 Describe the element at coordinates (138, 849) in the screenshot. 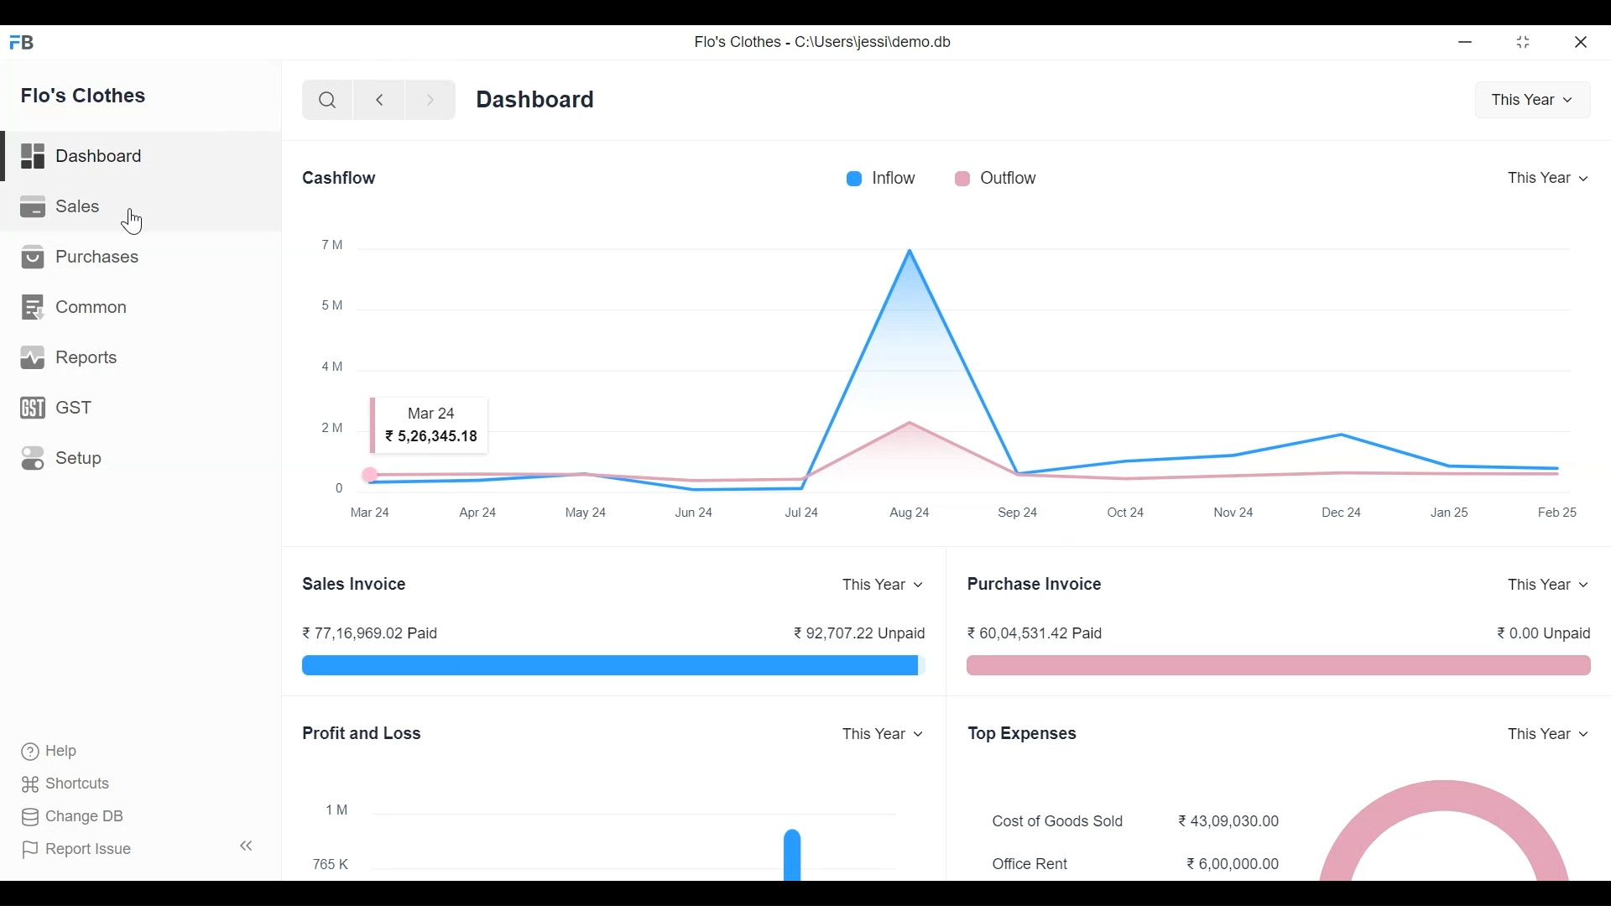

I see `Report Issue` at that location.